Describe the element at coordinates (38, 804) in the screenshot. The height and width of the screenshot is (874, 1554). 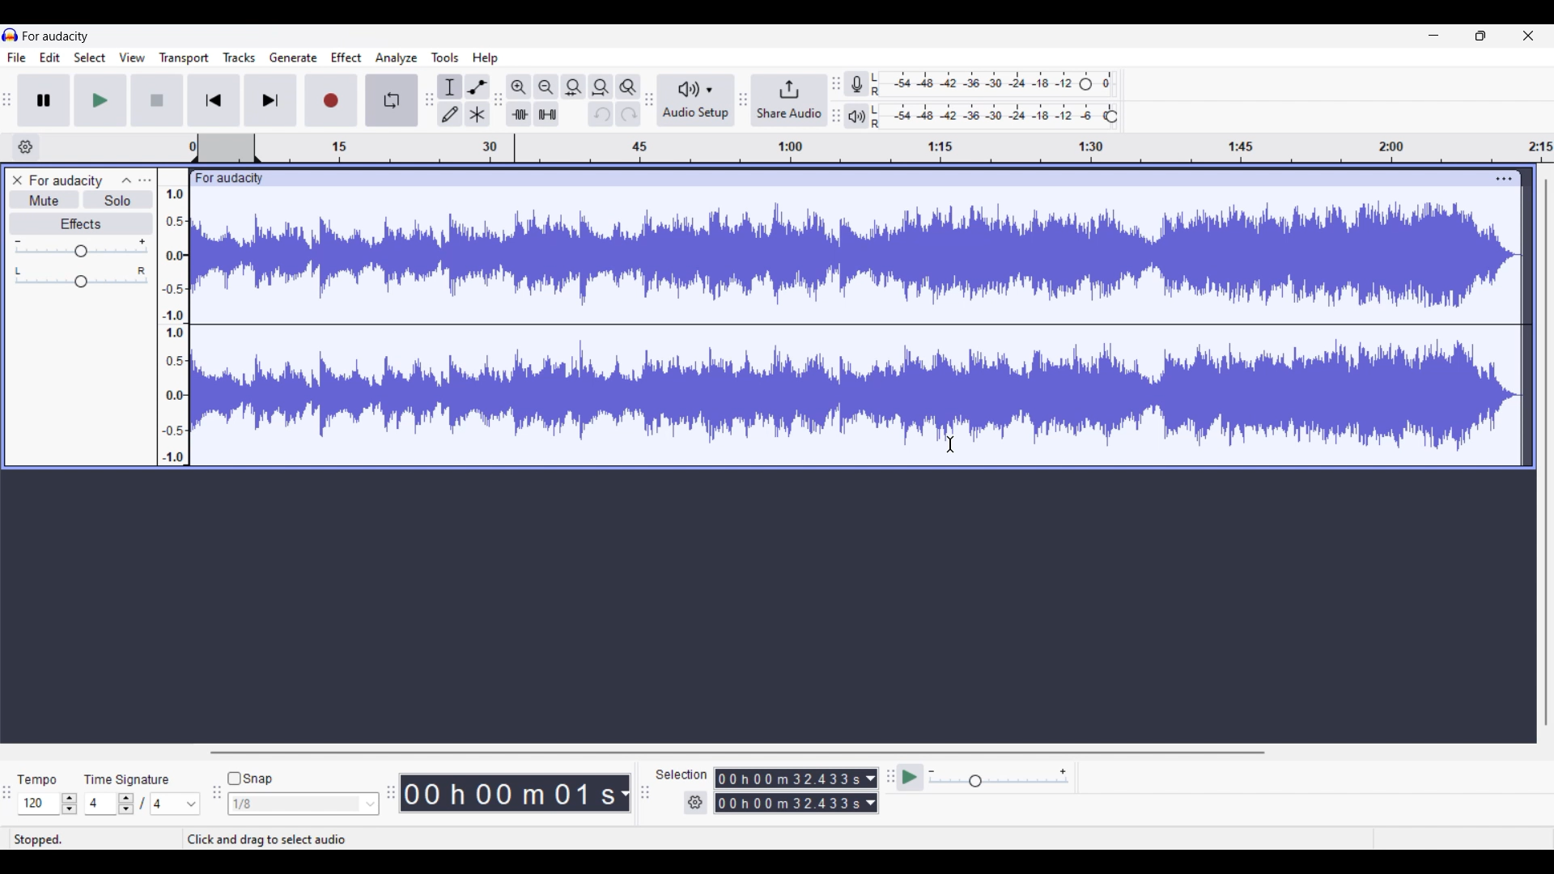
I see `Input tempo` at that location.